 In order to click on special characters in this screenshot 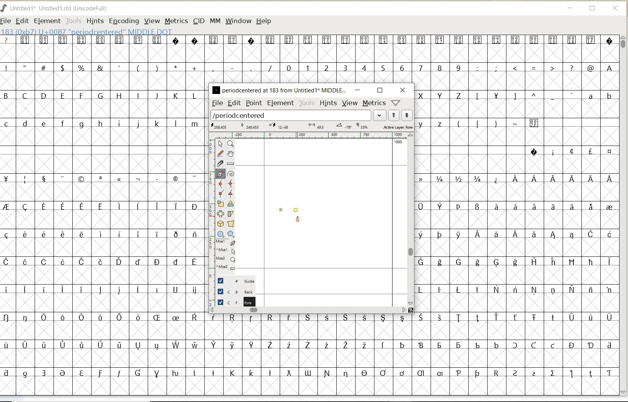, I will do `click(100, 275)`.